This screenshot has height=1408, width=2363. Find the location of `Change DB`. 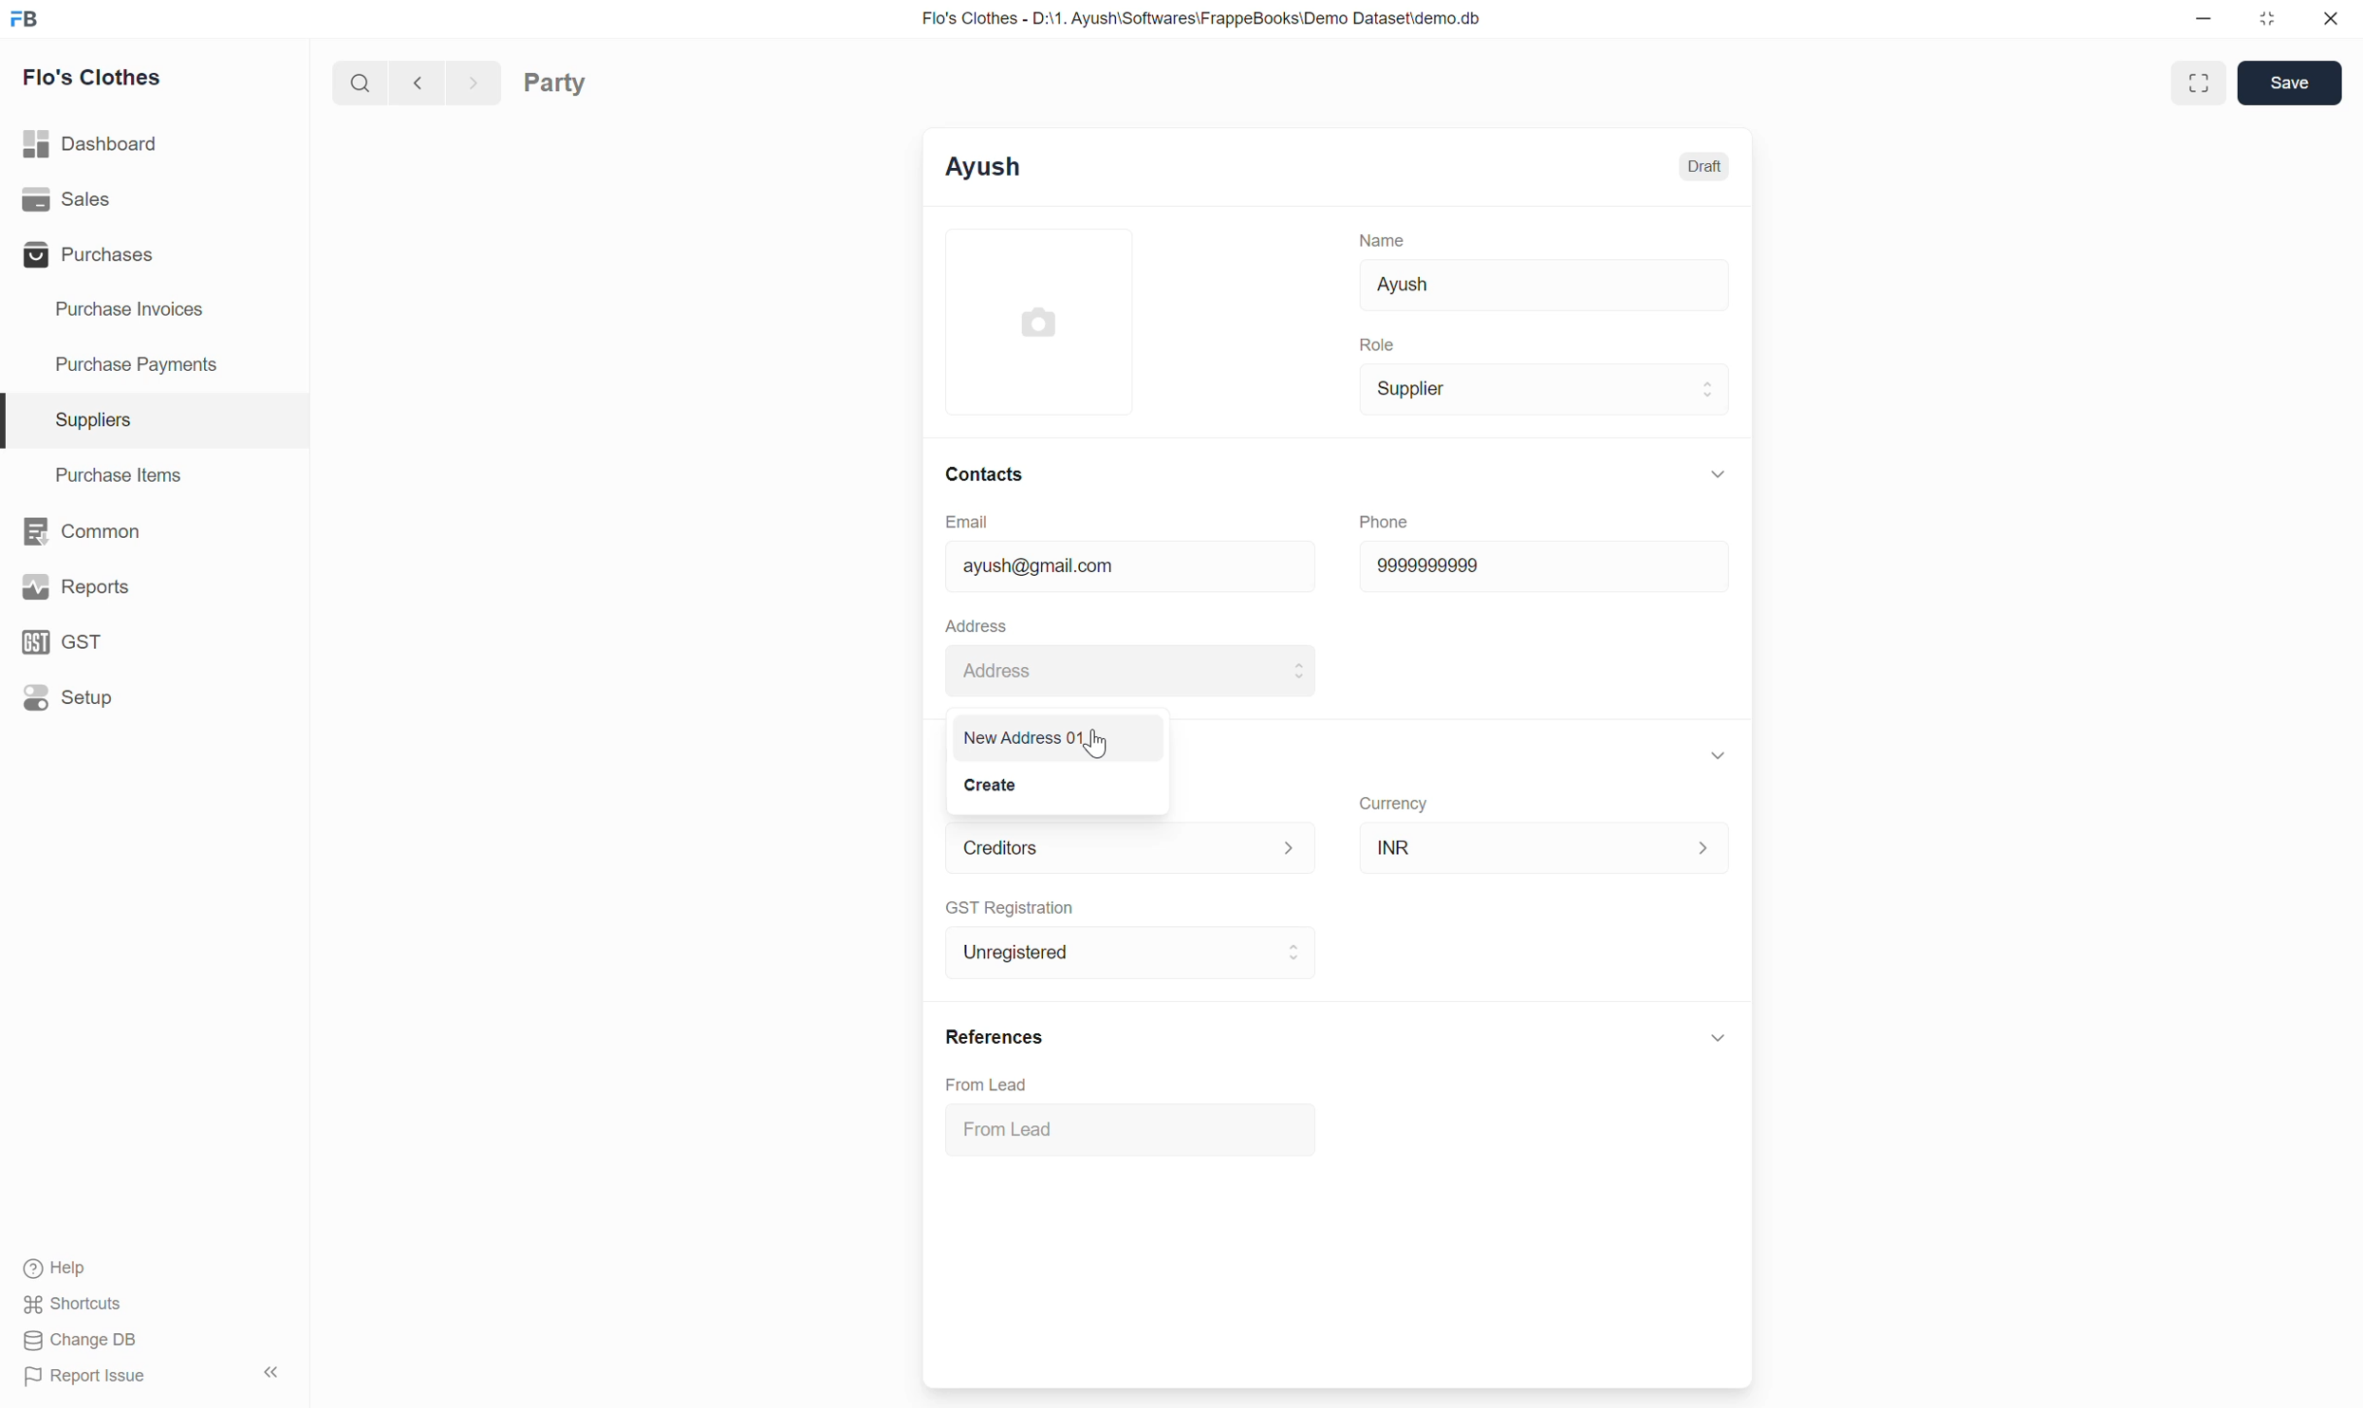

Change DB is located at coordinates (84, 1340).